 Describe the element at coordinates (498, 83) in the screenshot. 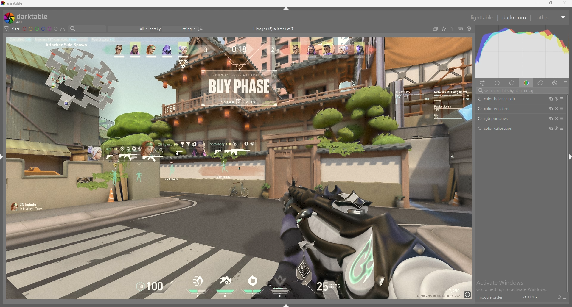

I see `active module` at that location.